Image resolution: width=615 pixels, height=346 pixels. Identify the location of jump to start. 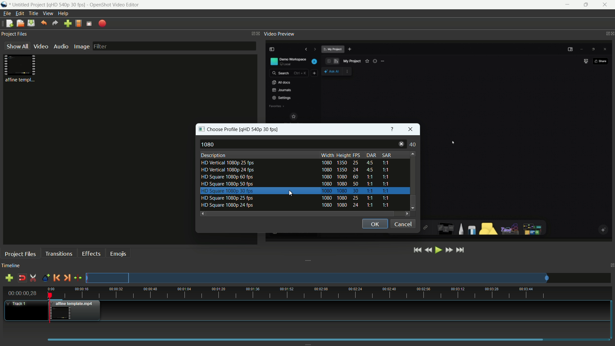
(418, 250).